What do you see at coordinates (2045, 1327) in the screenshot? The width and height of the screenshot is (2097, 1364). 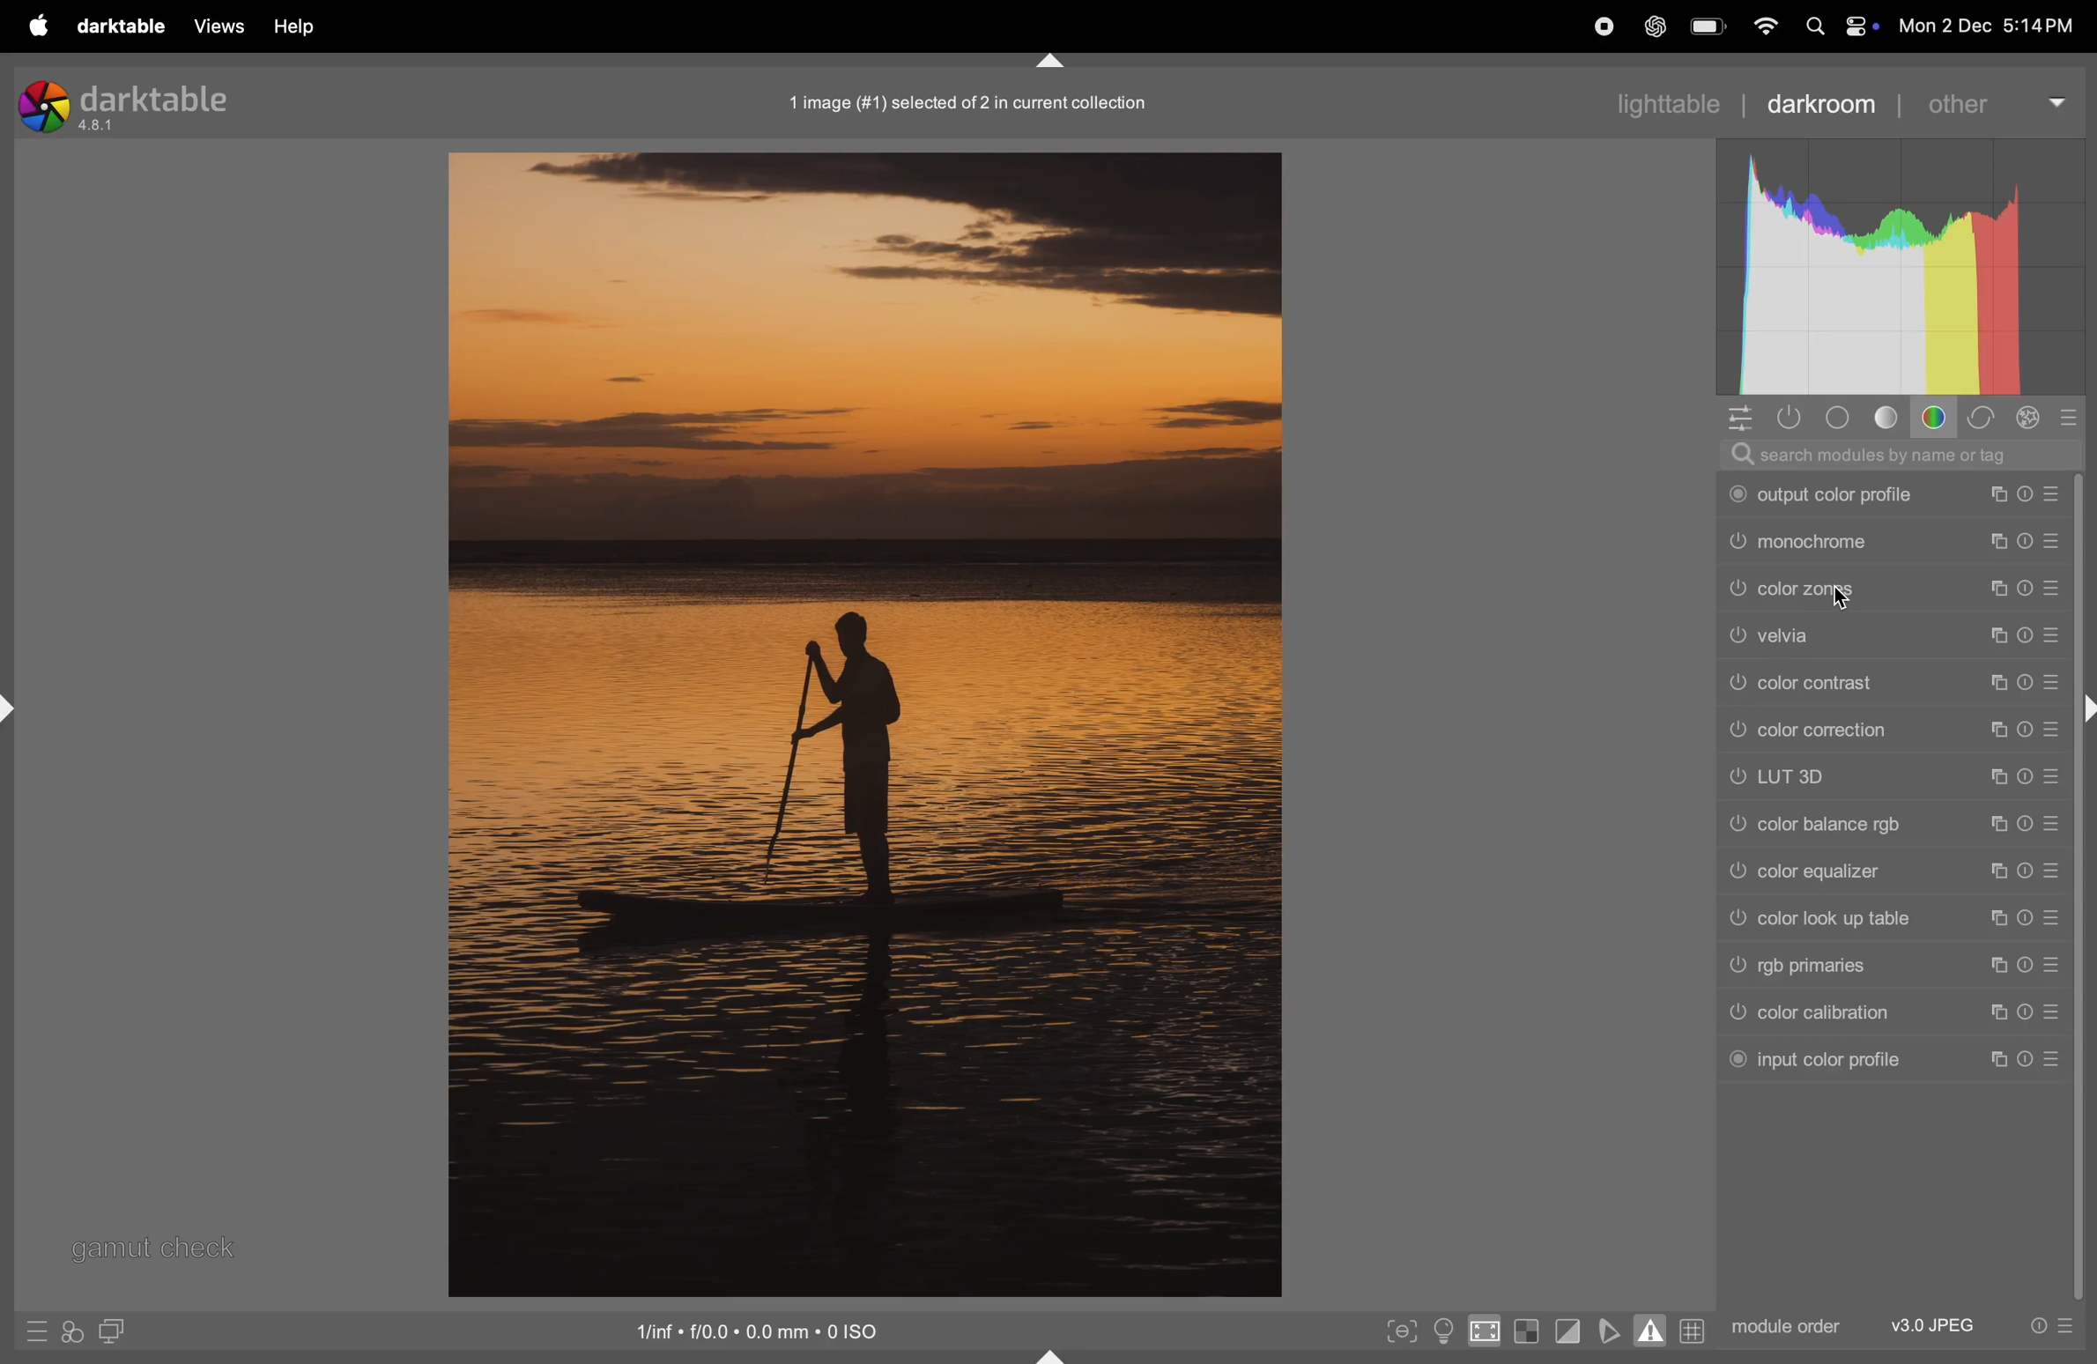 I see `quick acess to preset` at bounding box center [2045, 1327].